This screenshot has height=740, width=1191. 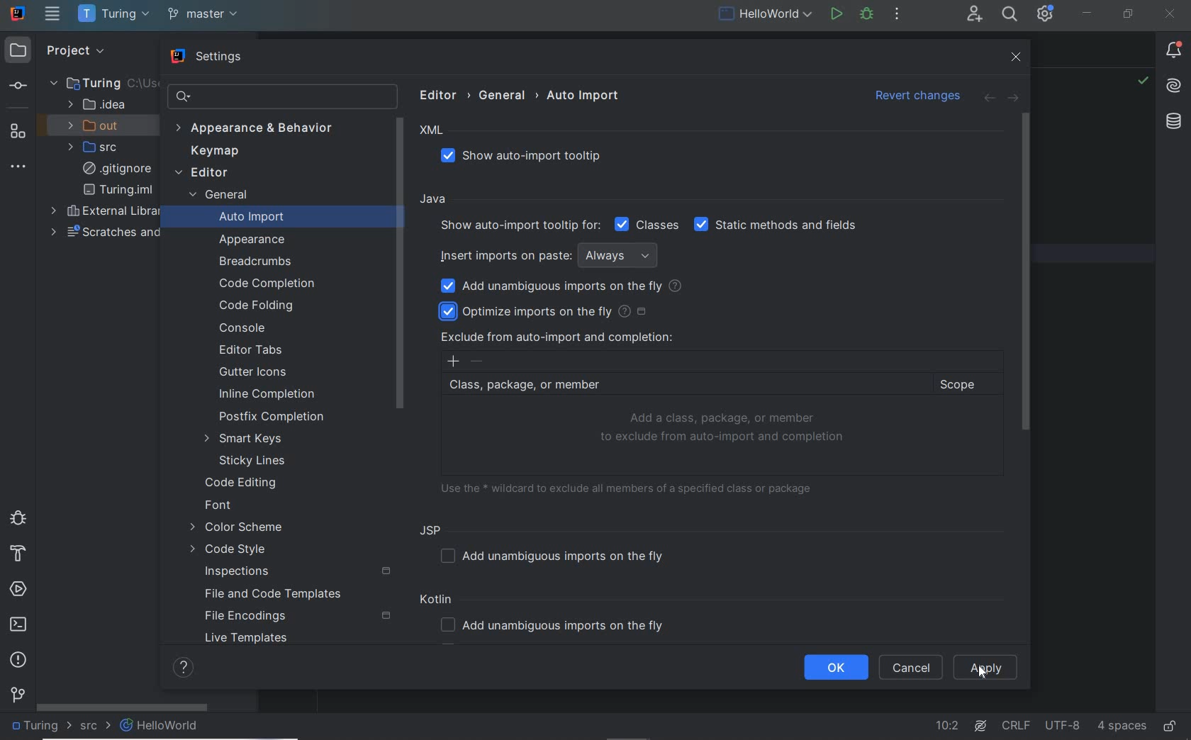 What do you see at coordinates (205, 15) in the screenshot?
I see `git branch: master` at bounding box center [205, 15].